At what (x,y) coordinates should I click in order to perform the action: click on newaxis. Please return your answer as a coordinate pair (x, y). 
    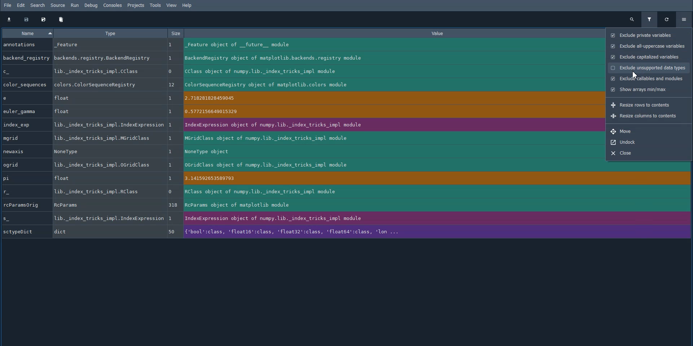
    Looking at the image, I should click on (24, 151).